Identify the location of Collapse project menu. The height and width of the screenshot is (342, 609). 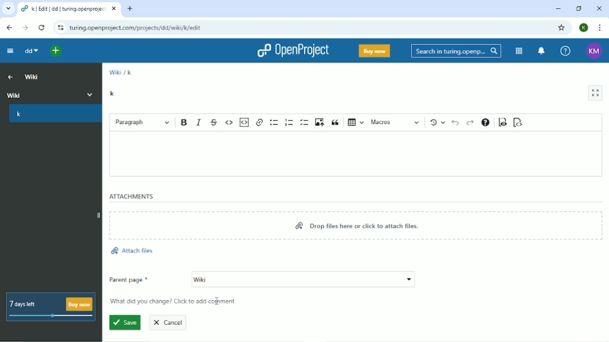
(10, 51).